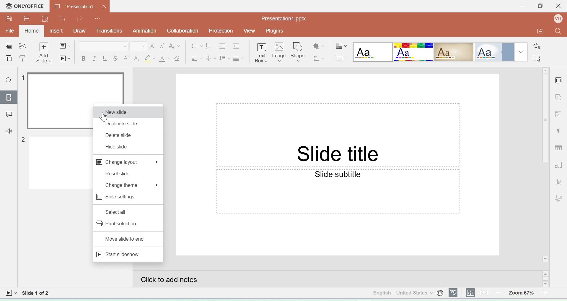 The height and width of the screenshot is (301, 567). I want to click on Zoom in, so click(548, 292).